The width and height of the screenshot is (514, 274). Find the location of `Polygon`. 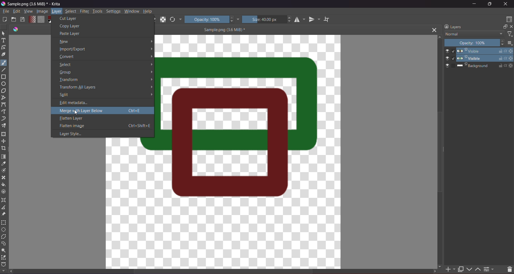

Polygon is located at coordinates (5, 91).